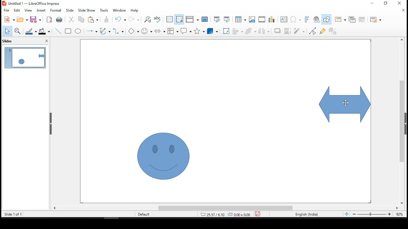  What do you see at coordinates (148, 31) in the screenshot?
I see `symbol shapes` at bounding box center [148, 31].